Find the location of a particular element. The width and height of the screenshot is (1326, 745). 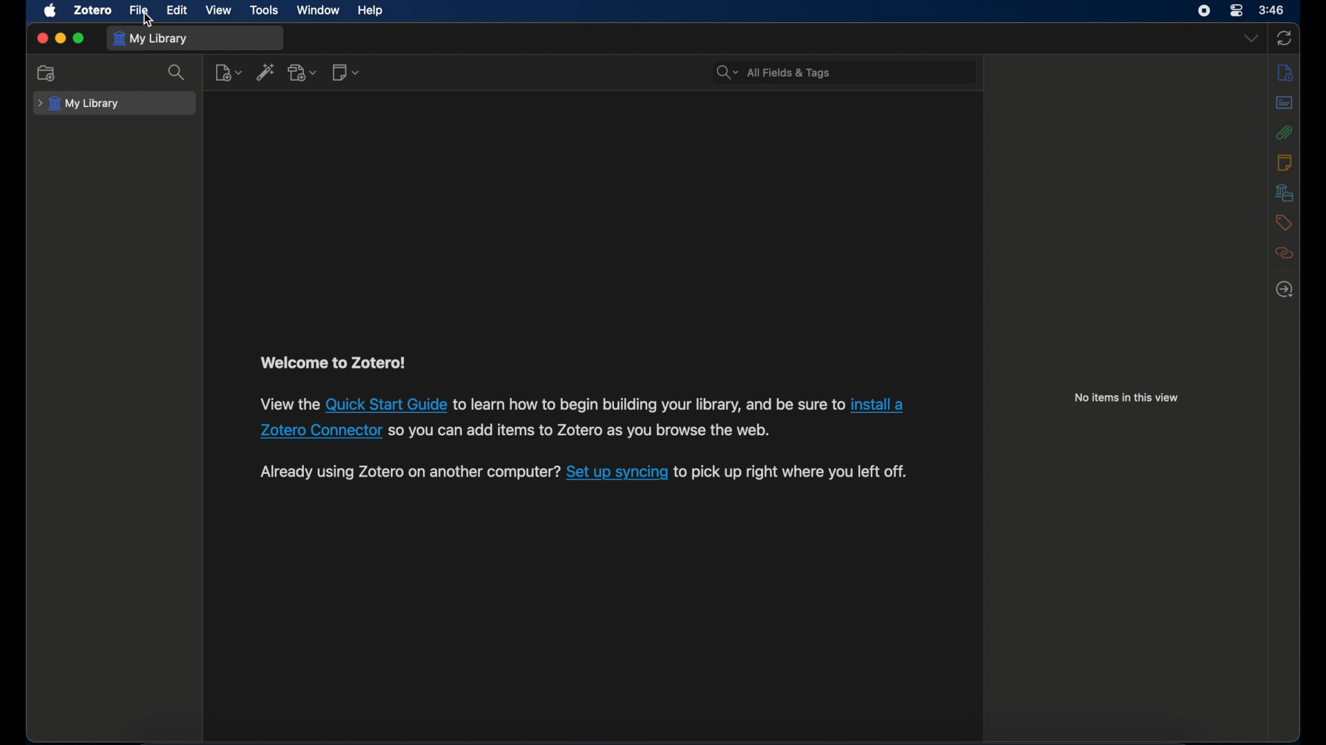

welcome to zotero is located at coordinates (333, 363).